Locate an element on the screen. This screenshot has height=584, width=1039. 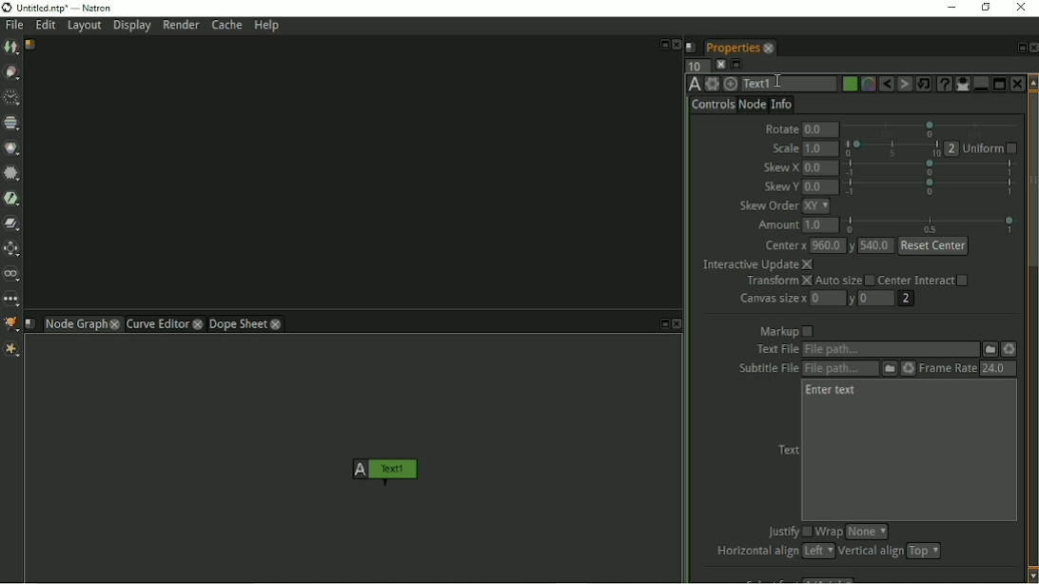
Frame Rate is located at coordinates (947, 368).